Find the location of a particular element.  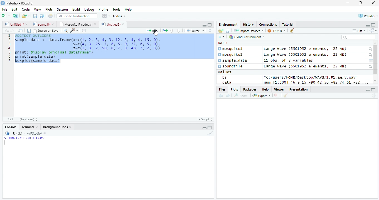

search is located at coordinates (370, 67).